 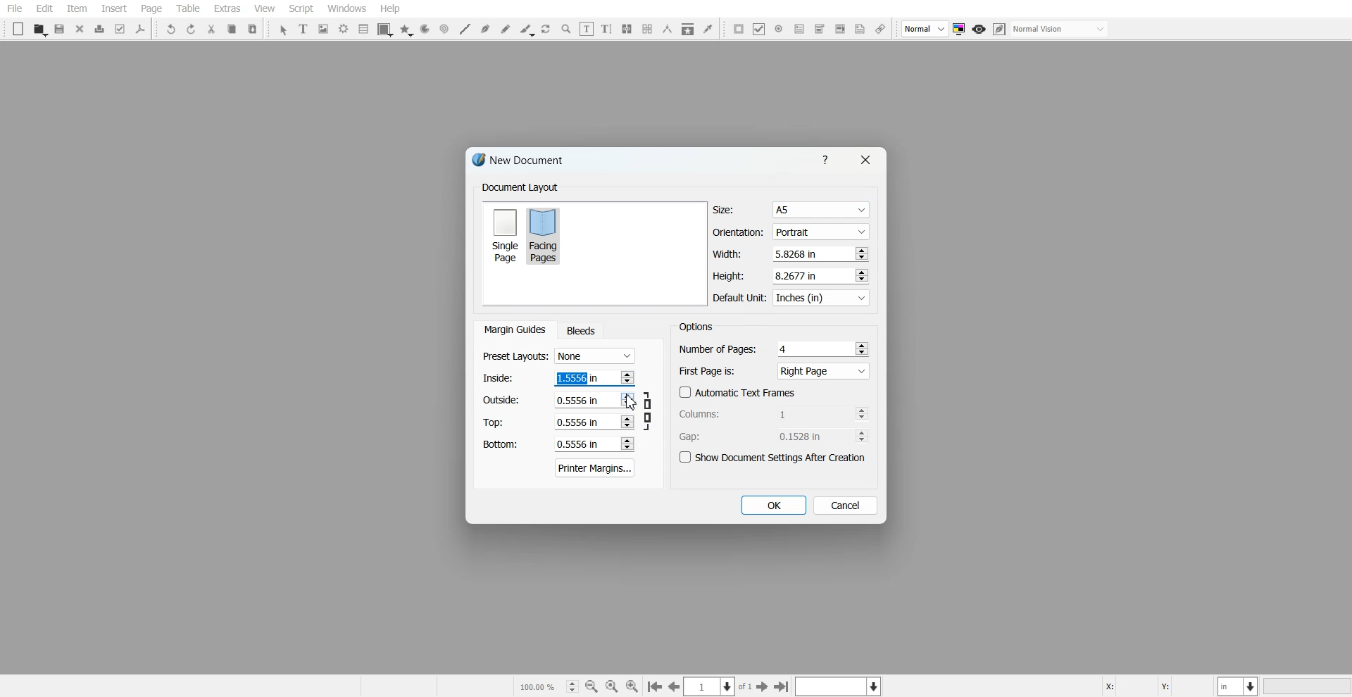 I want to click on Bottom margin adjuster, so click(x=557, y=444).